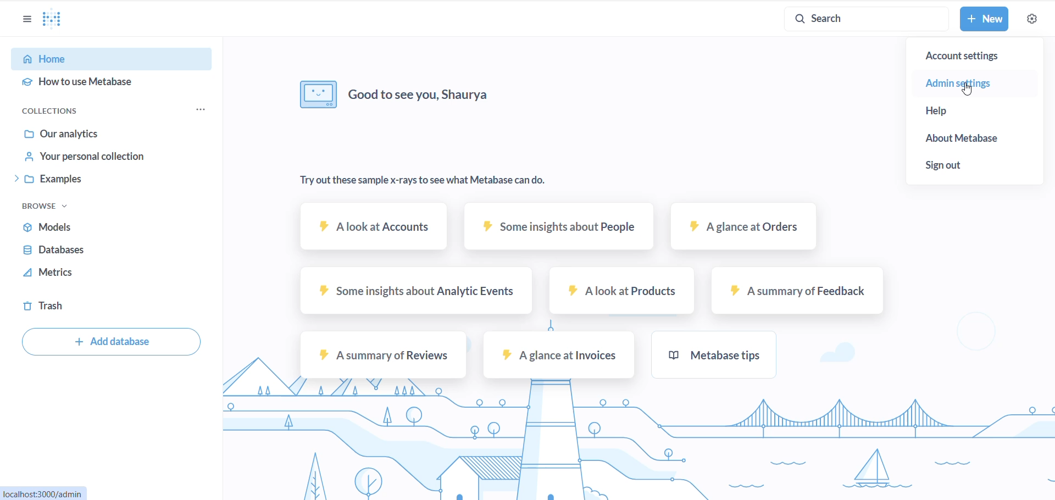  I want to click on help, so click(960, 112).